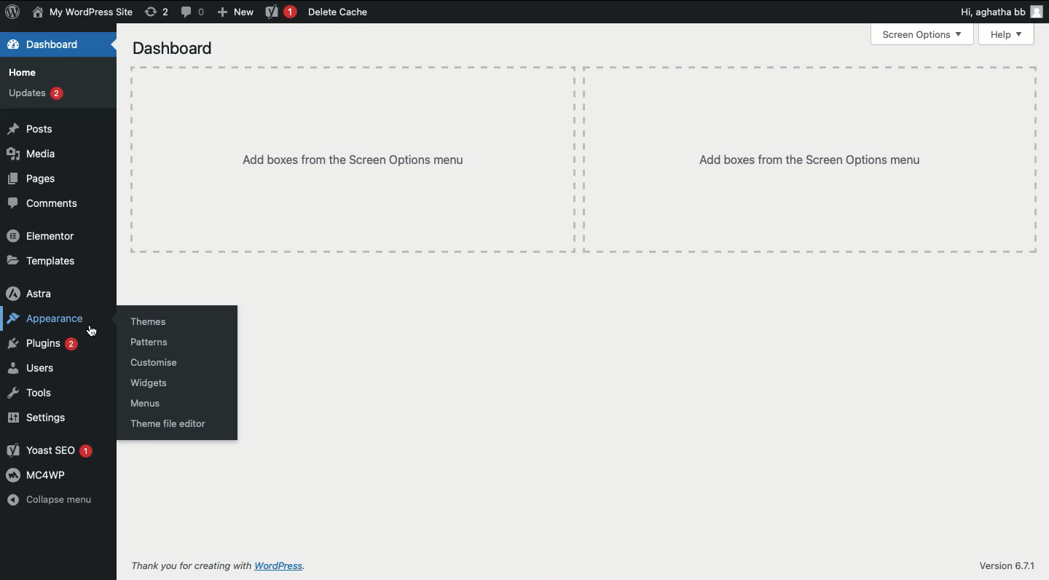  What do you see at coordinates (344, 144) in the screenshot?
I see `Add boxes from the Screen Options menu` at bounding box center [344, 144].